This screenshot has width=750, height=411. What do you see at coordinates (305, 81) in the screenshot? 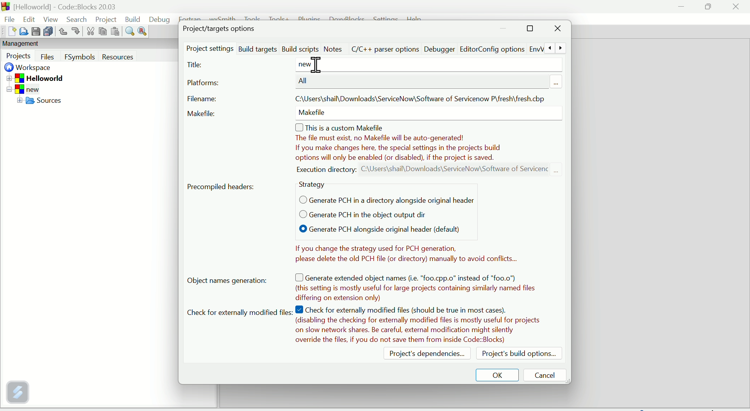
I see `All` at bounding box center [305, 81].